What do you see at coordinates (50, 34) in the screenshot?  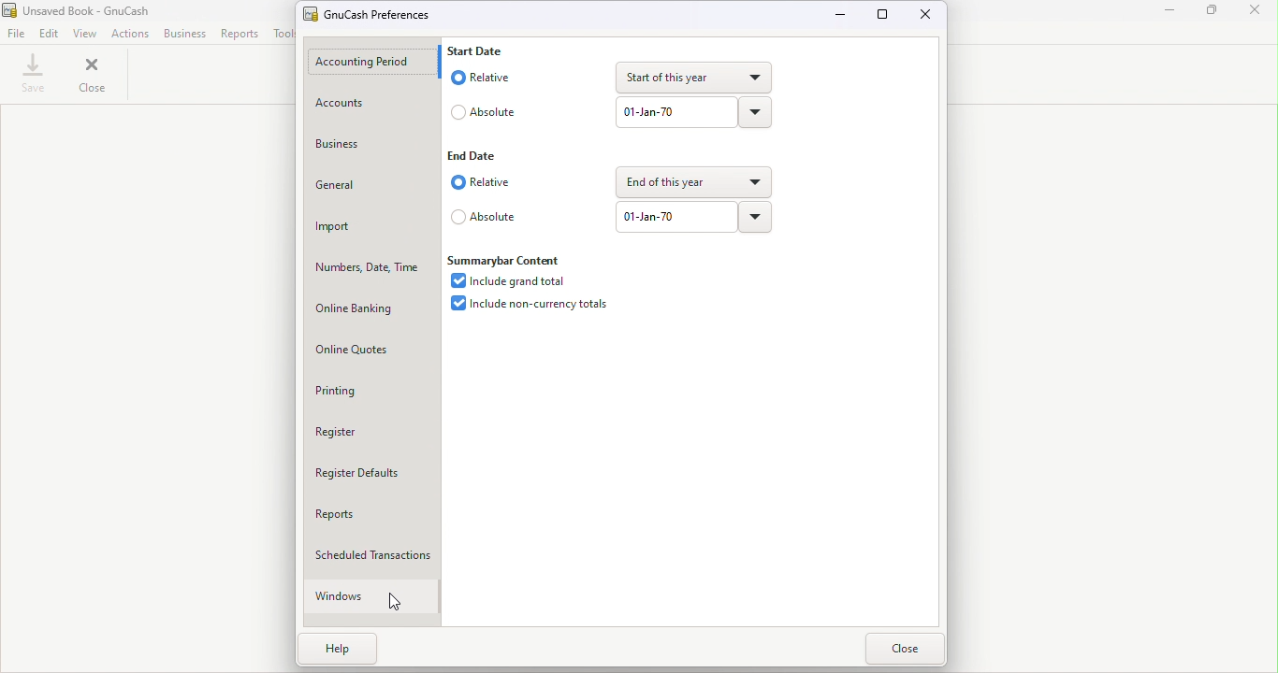 I see `Edit` at bounding box center [50, 34].